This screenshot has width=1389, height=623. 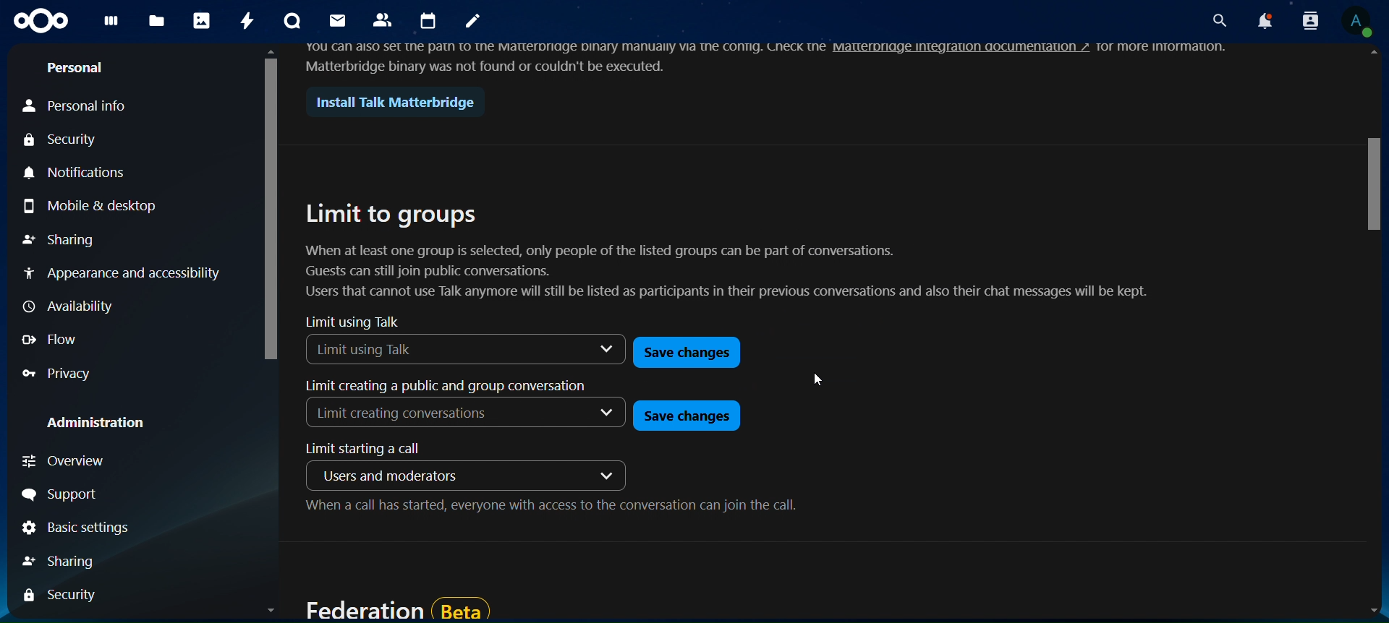 I want to click on photos, so click(x=203, y=22).